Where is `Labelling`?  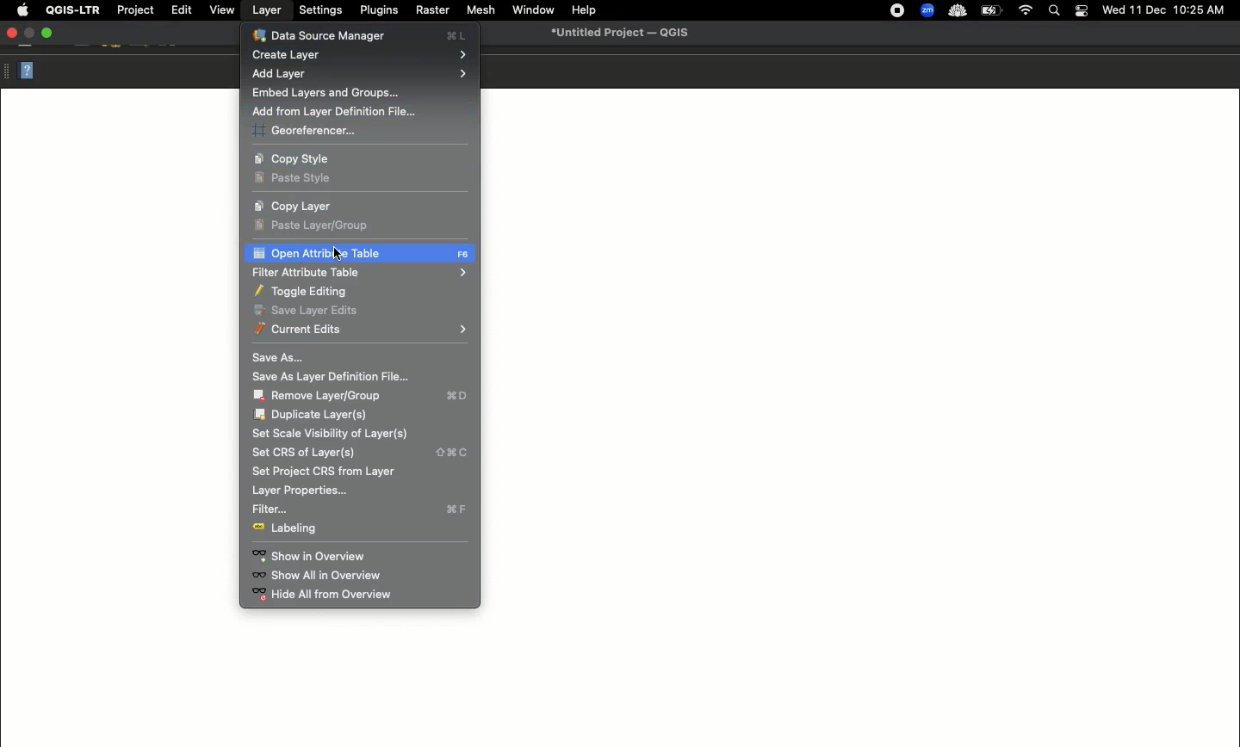
Labelling is located at coordinates (290, 529).